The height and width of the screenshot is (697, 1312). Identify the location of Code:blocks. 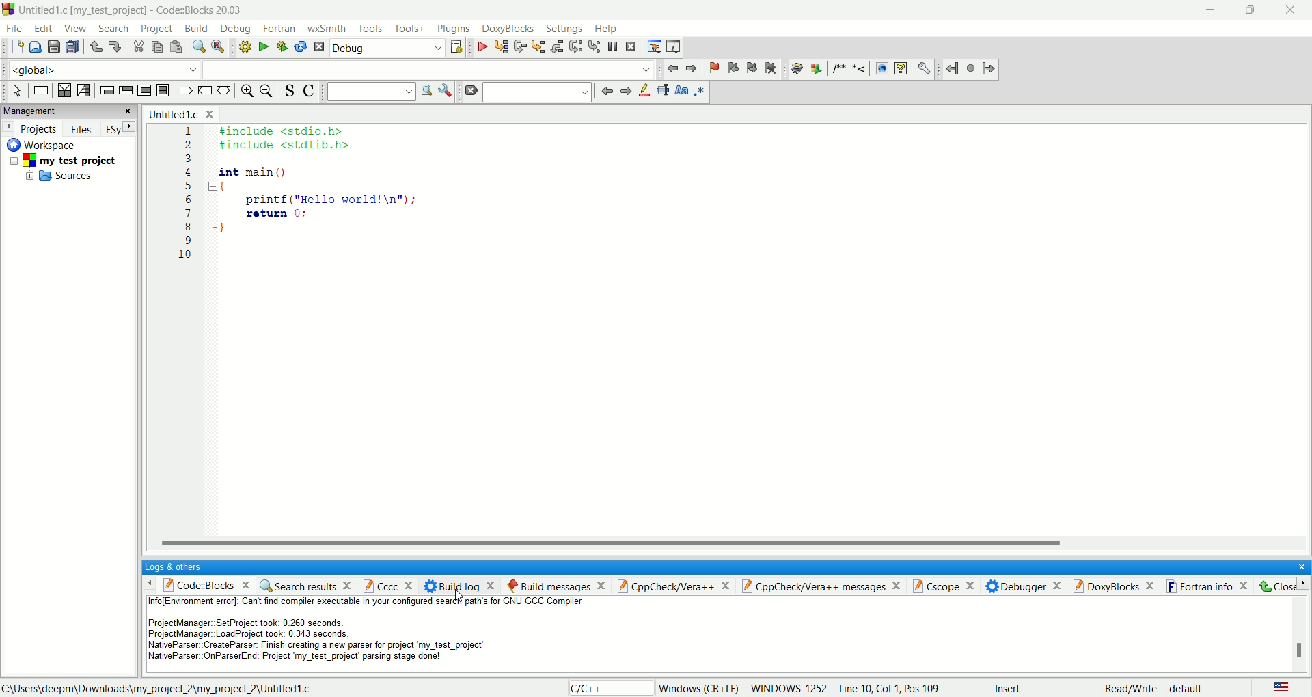
(196, 584).